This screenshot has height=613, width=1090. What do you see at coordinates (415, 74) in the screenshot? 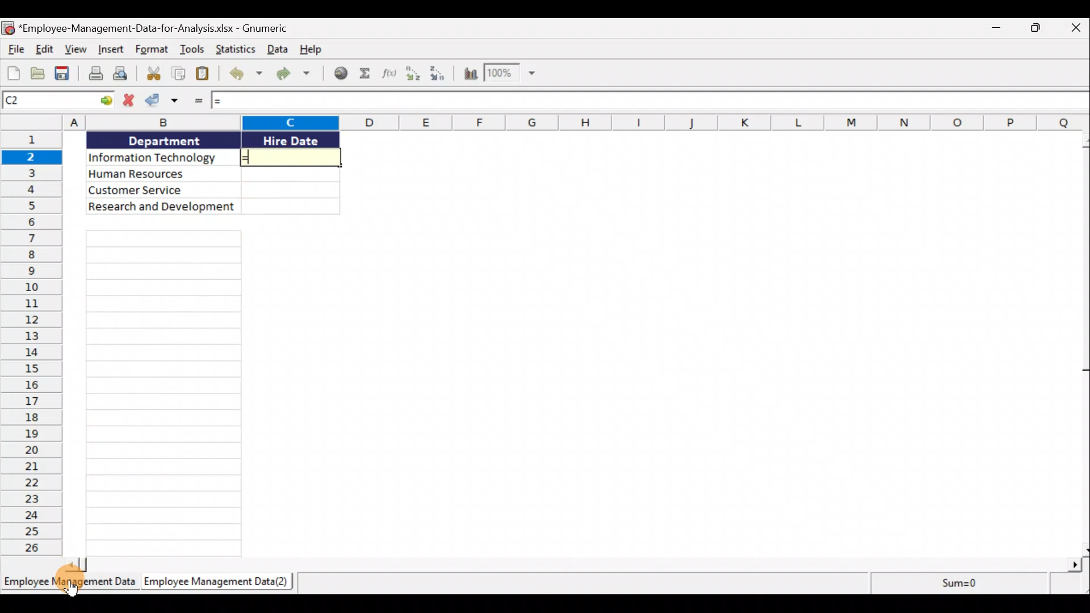
I see `Sort Ascending` at bounding box center [415, 74].